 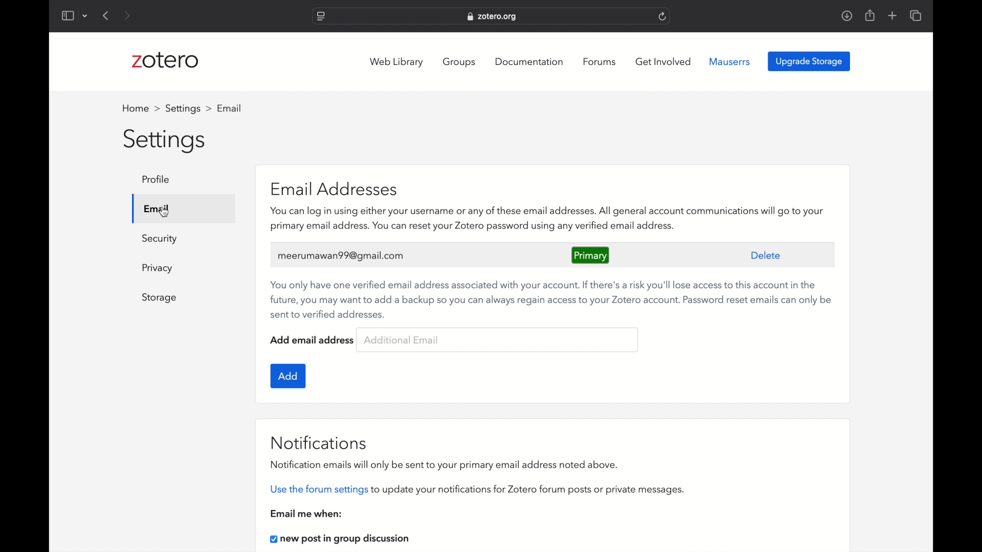 What do you see at coordinates (165, 62) in the screenshot?
I see `zotero` at bounding box center [165, 62].